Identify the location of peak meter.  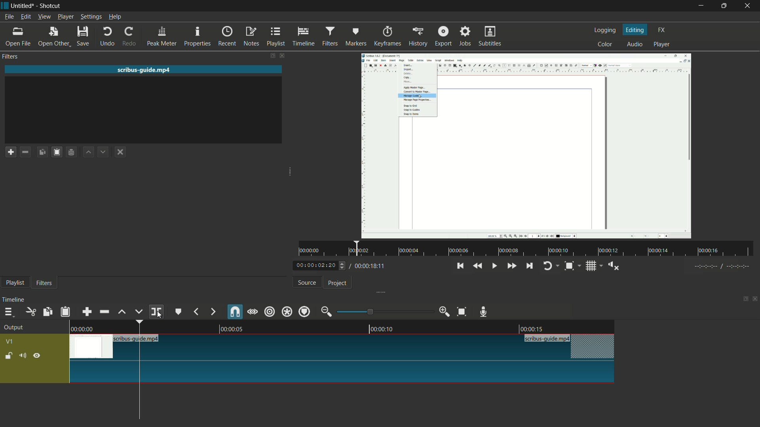
(162, 36).